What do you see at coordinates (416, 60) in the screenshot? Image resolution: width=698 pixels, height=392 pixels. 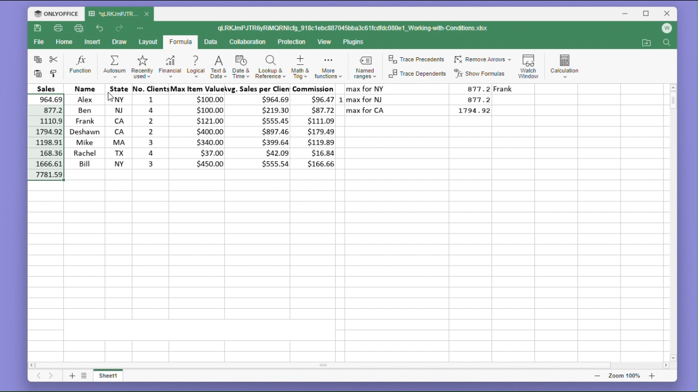 I see `trace predecents` at bounding box center [416, 60].